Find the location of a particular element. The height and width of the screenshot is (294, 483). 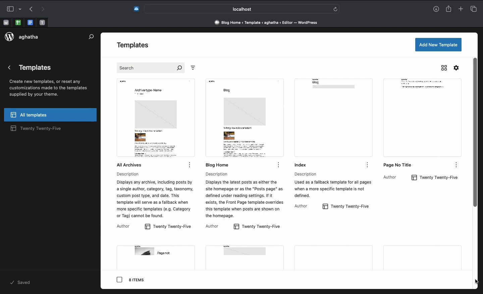

Templates is located at coordinates (136, 46).